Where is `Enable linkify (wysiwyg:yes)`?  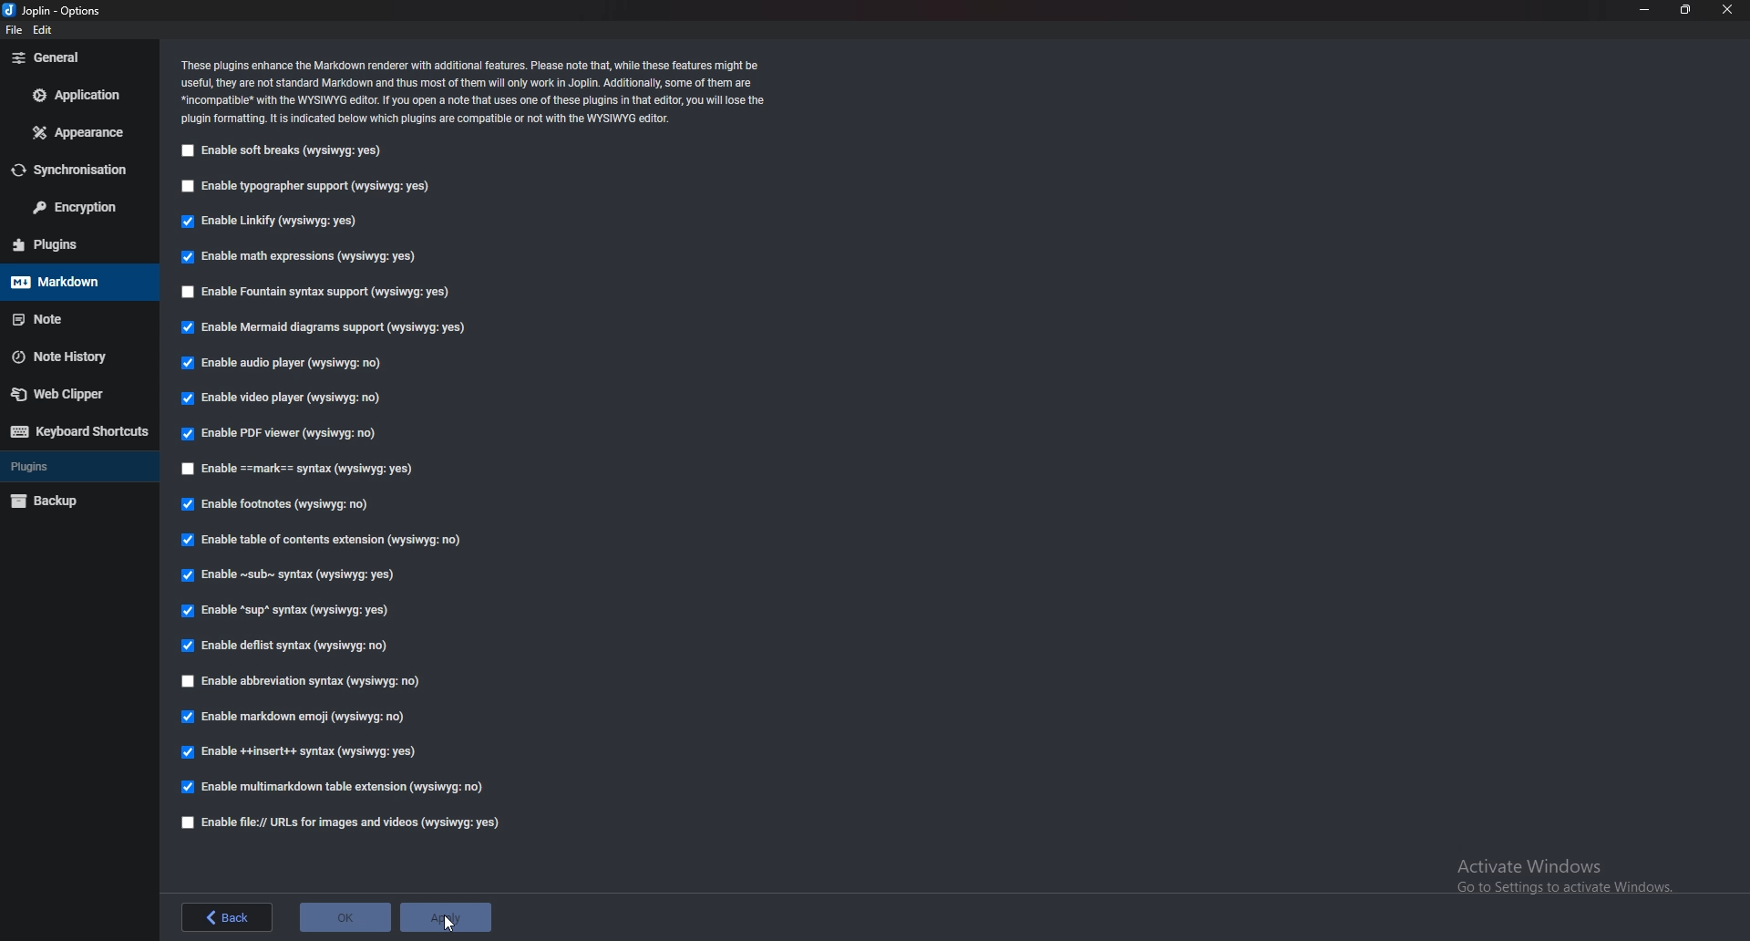 Enable linkify (wysiwyg:yes) is located at coordinates (267, 223).